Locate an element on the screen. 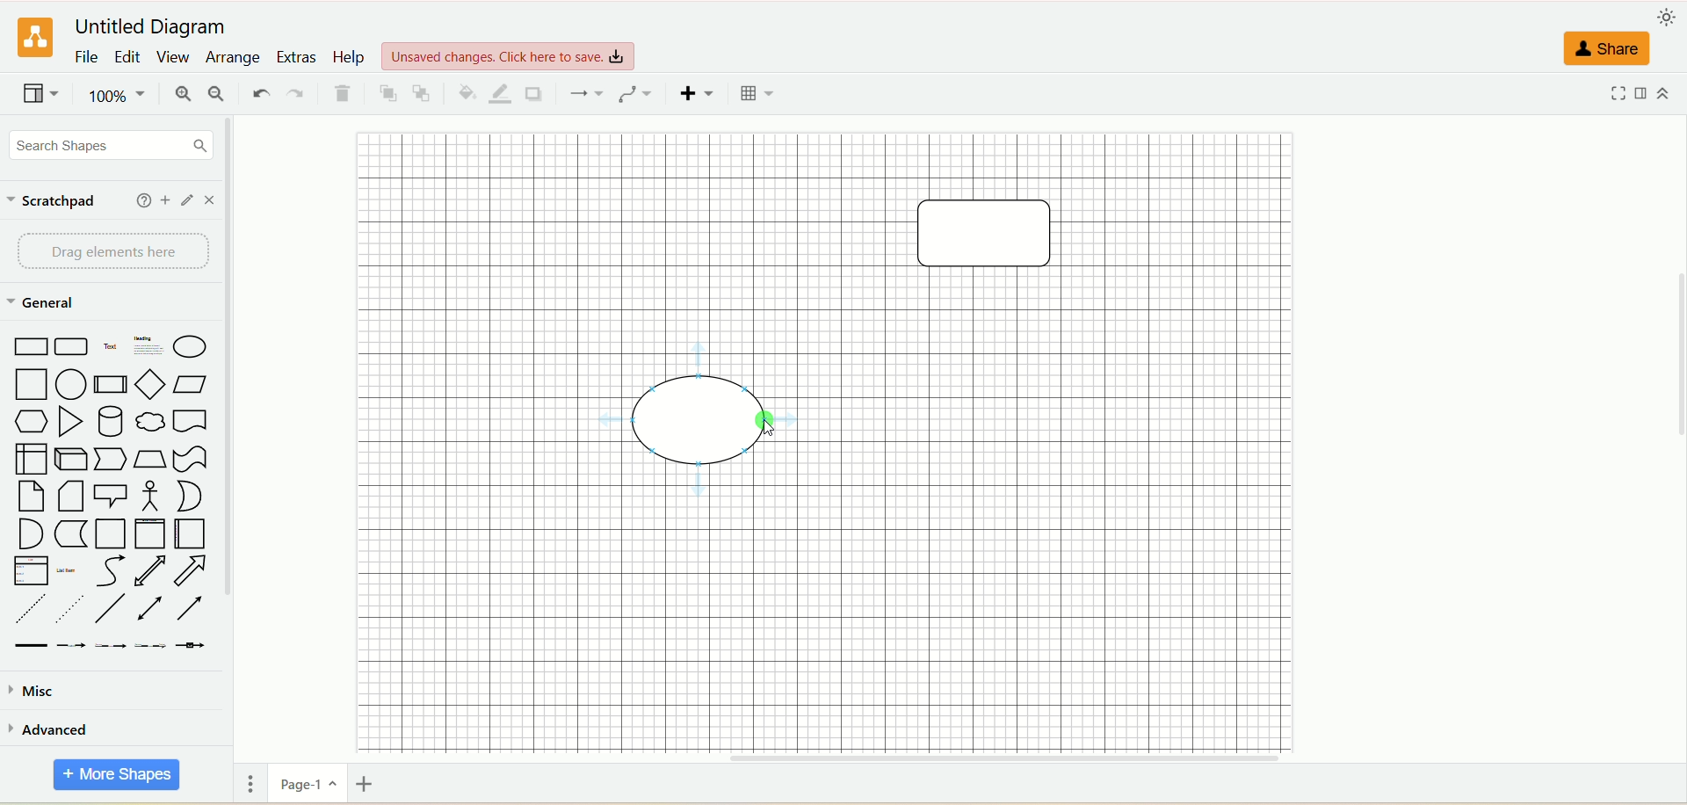 The height and width of the screenshot is (805, 1687). to front is located at coordinates (384, 93).